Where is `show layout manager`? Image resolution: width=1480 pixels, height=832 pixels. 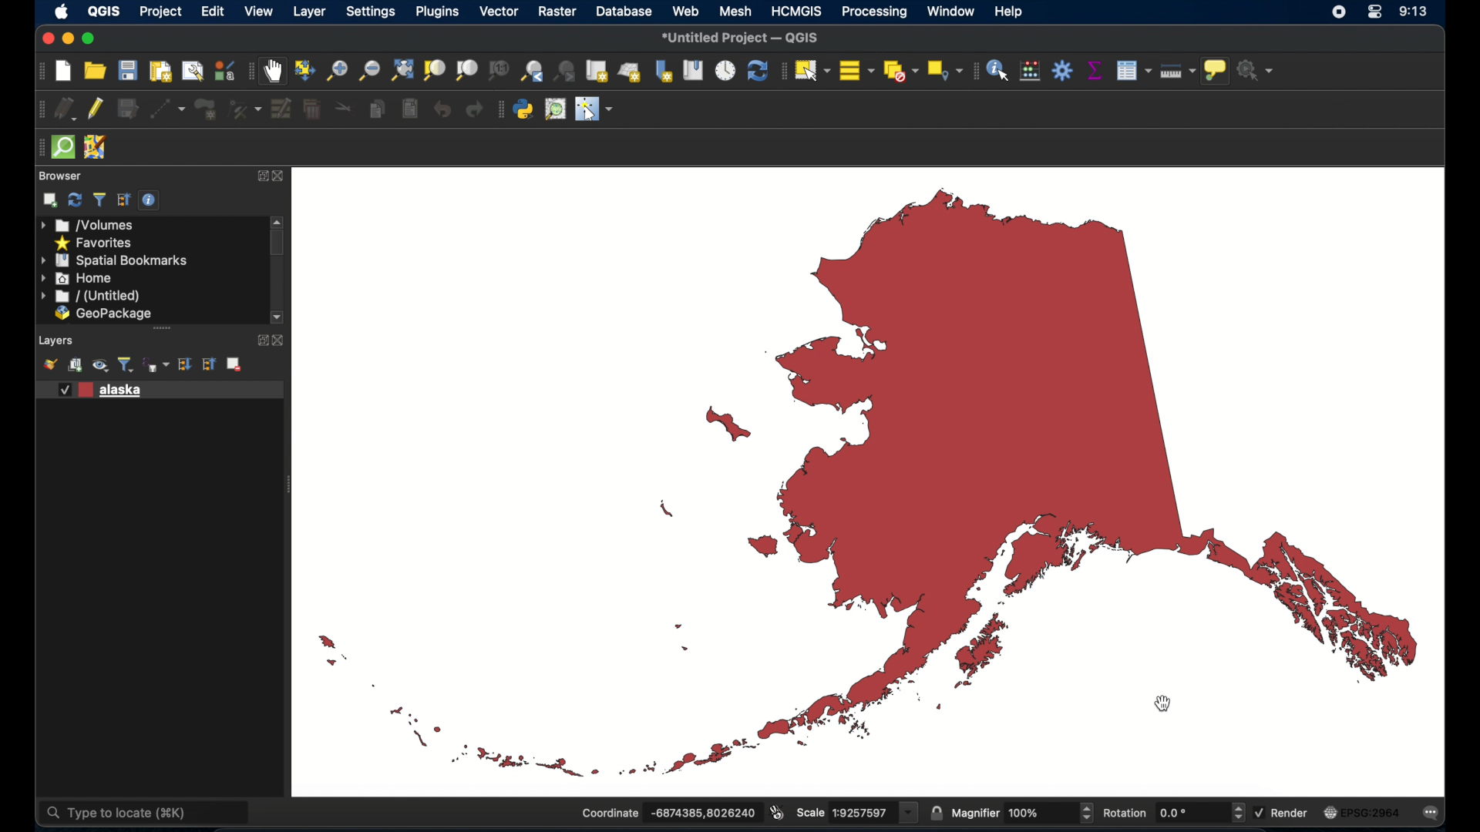
show layout manager is located at coordinates (191, 70).